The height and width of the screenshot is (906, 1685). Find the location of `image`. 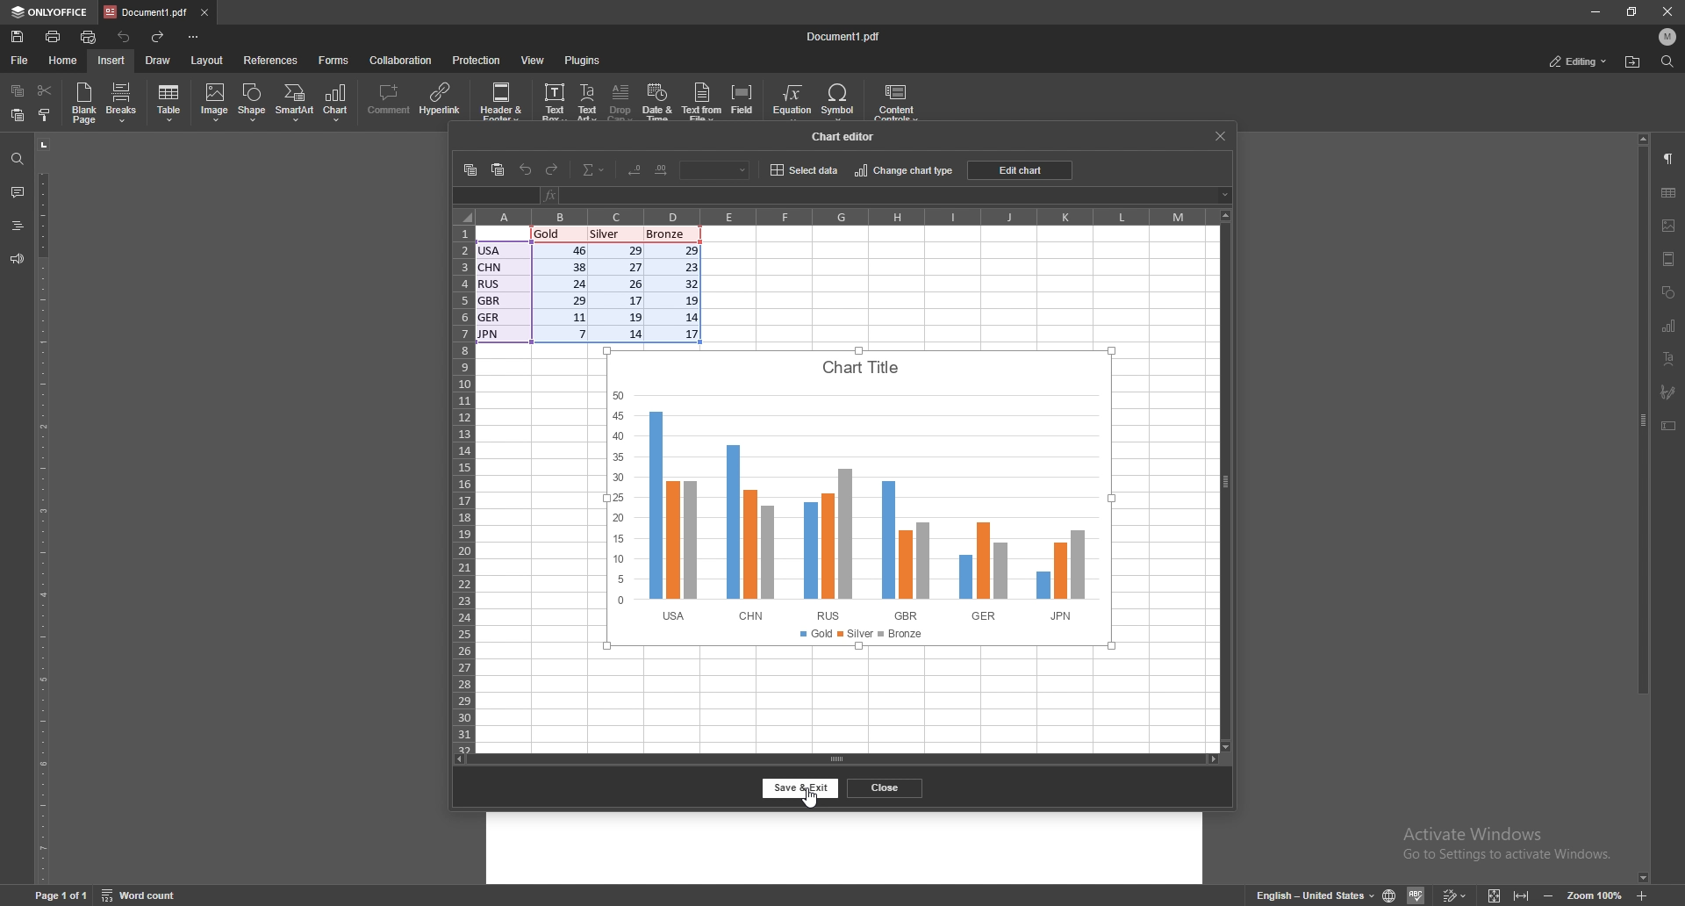

image is located at coordinates (1670, 226).